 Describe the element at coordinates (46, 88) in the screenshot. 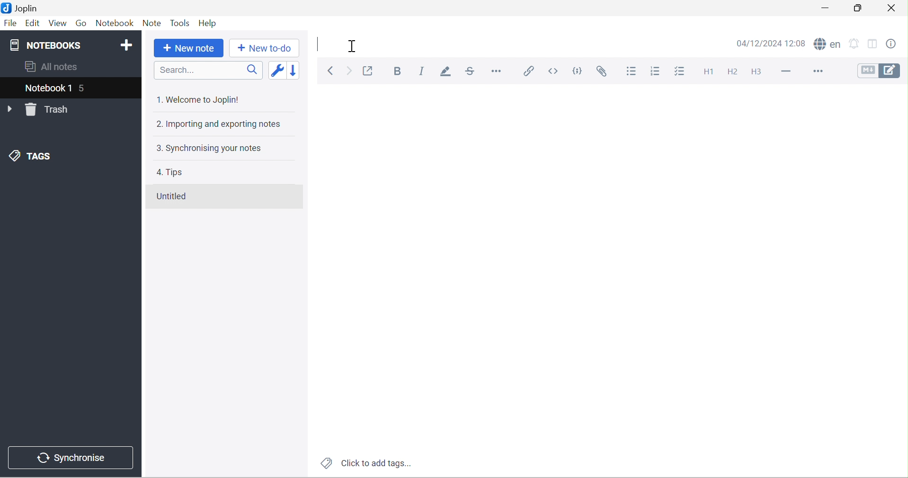

I see `Notebook 1` at that location.